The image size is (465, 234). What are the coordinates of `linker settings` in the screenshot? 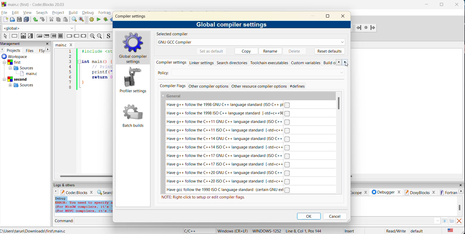 It's located at (202, 63).